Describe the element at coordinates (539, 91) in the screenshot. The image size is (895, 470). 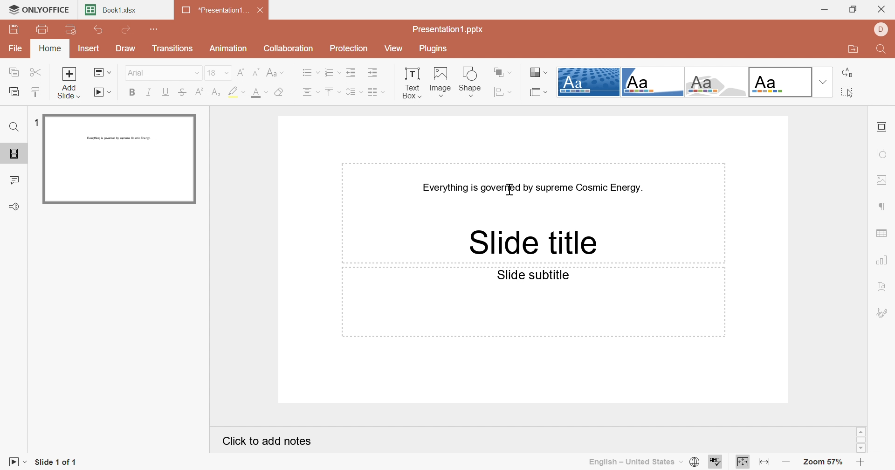
I see `Select slide size` at that location.